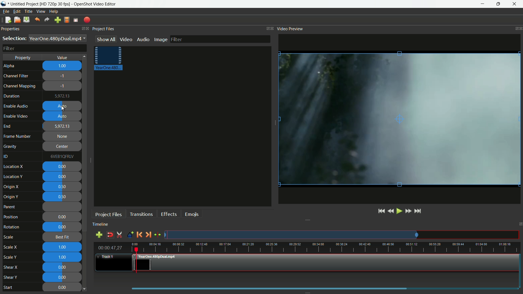 The width and height of the screenshot is (523, 294). I want to click on undo, so click(37, 20).